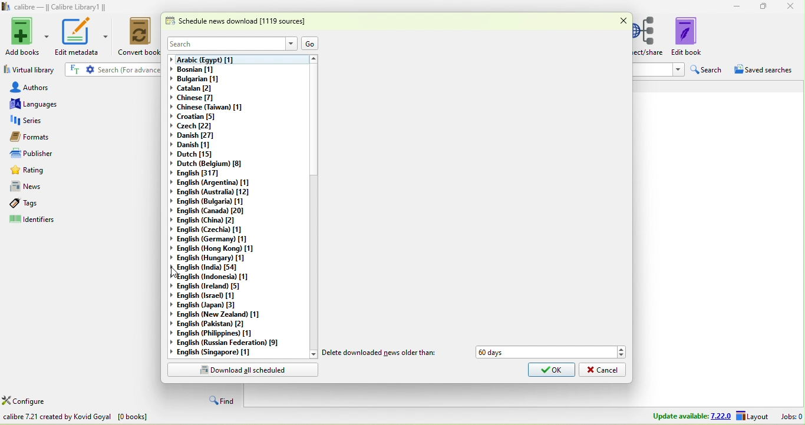 The width and height of the screenshot is (805, 425). I want to click on vertical scroll bar, so click(313, 207).